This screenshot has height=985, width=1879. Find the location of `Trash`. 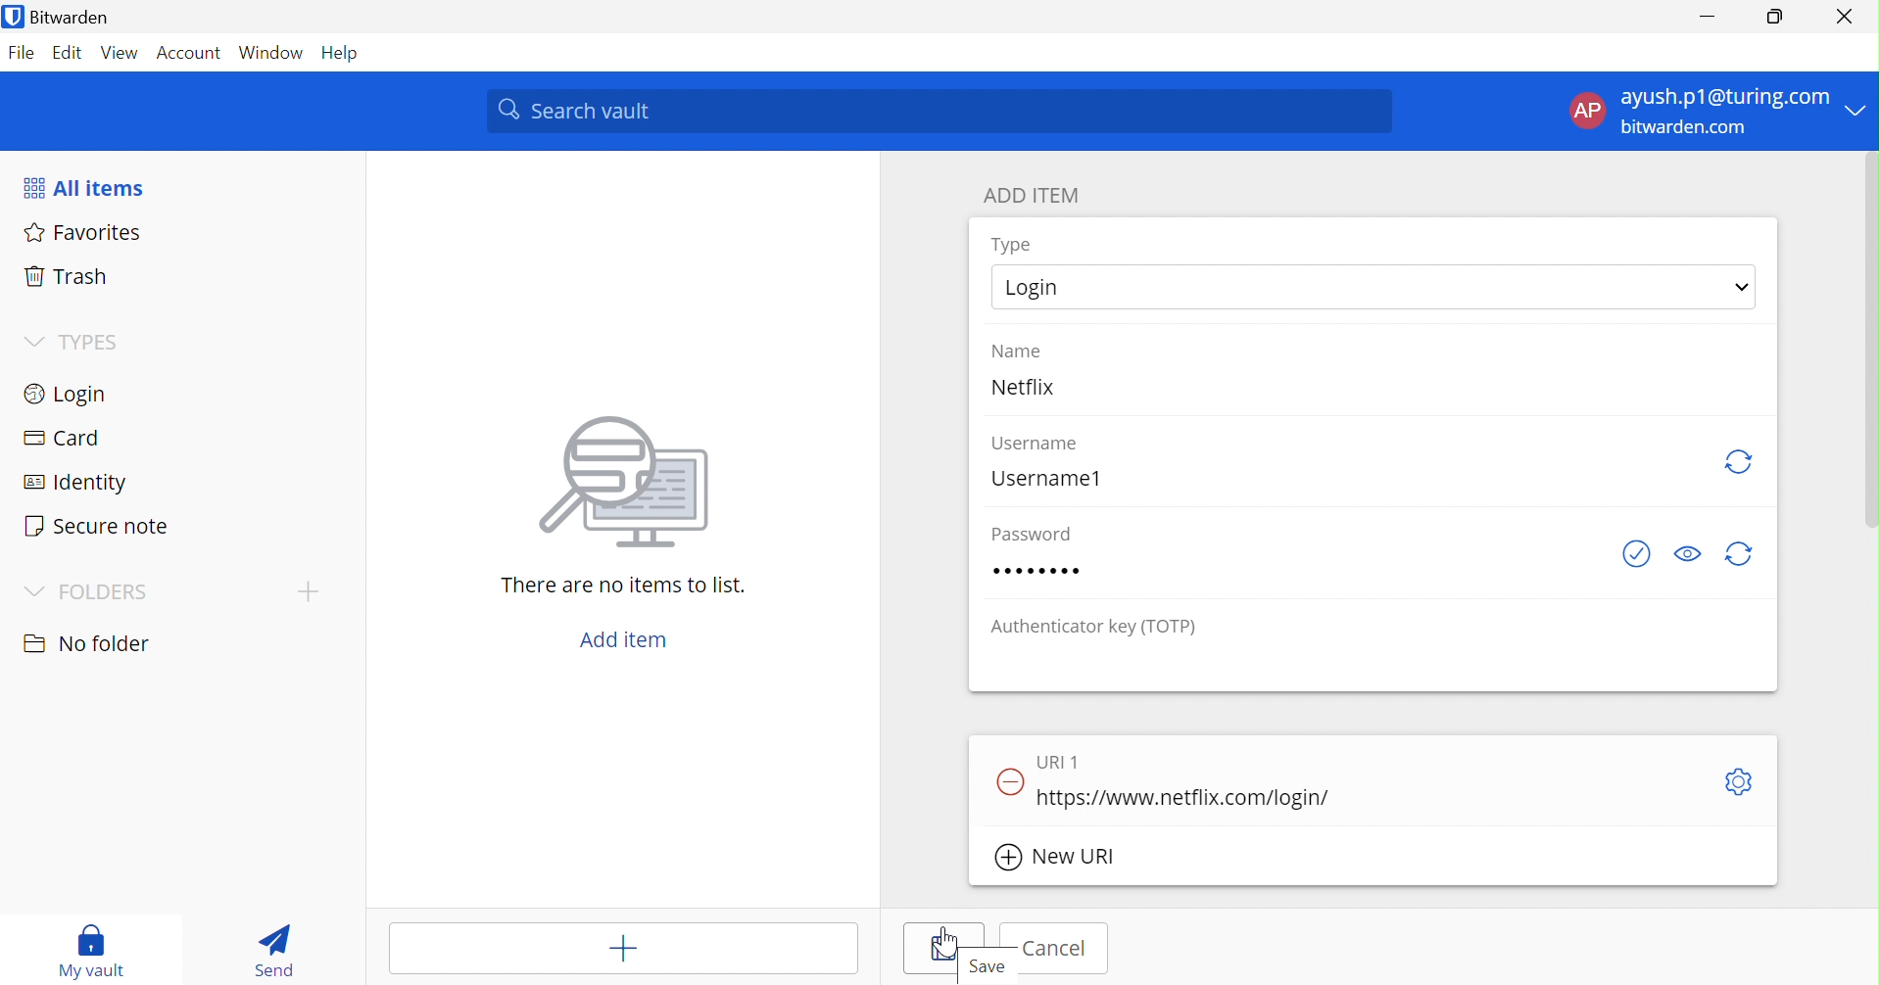

Trash is located at coordinates (65, 276).